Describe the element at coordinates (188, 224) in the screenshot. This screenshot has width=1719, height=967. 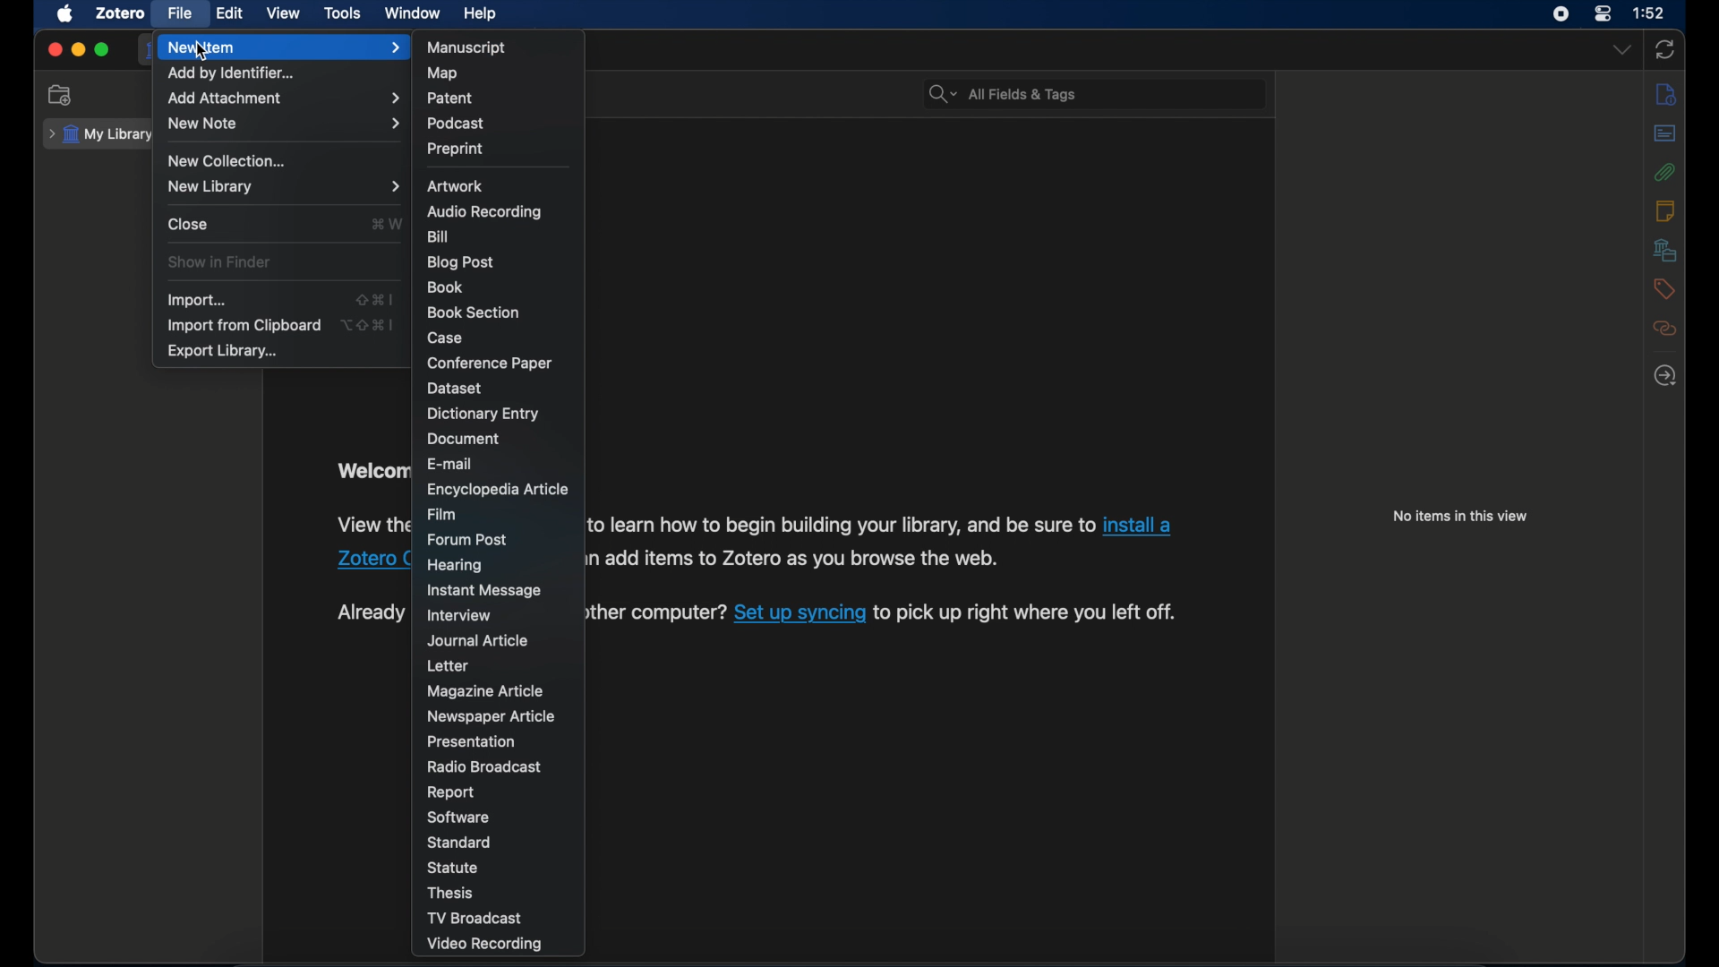
I see `close` at that location.